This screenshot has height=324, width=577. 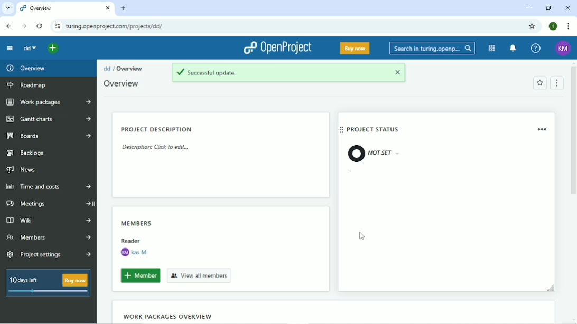 What do you see at coordinates (123, 84) in the screenshot?
I see `Overview` at bounding box center [123, 84].